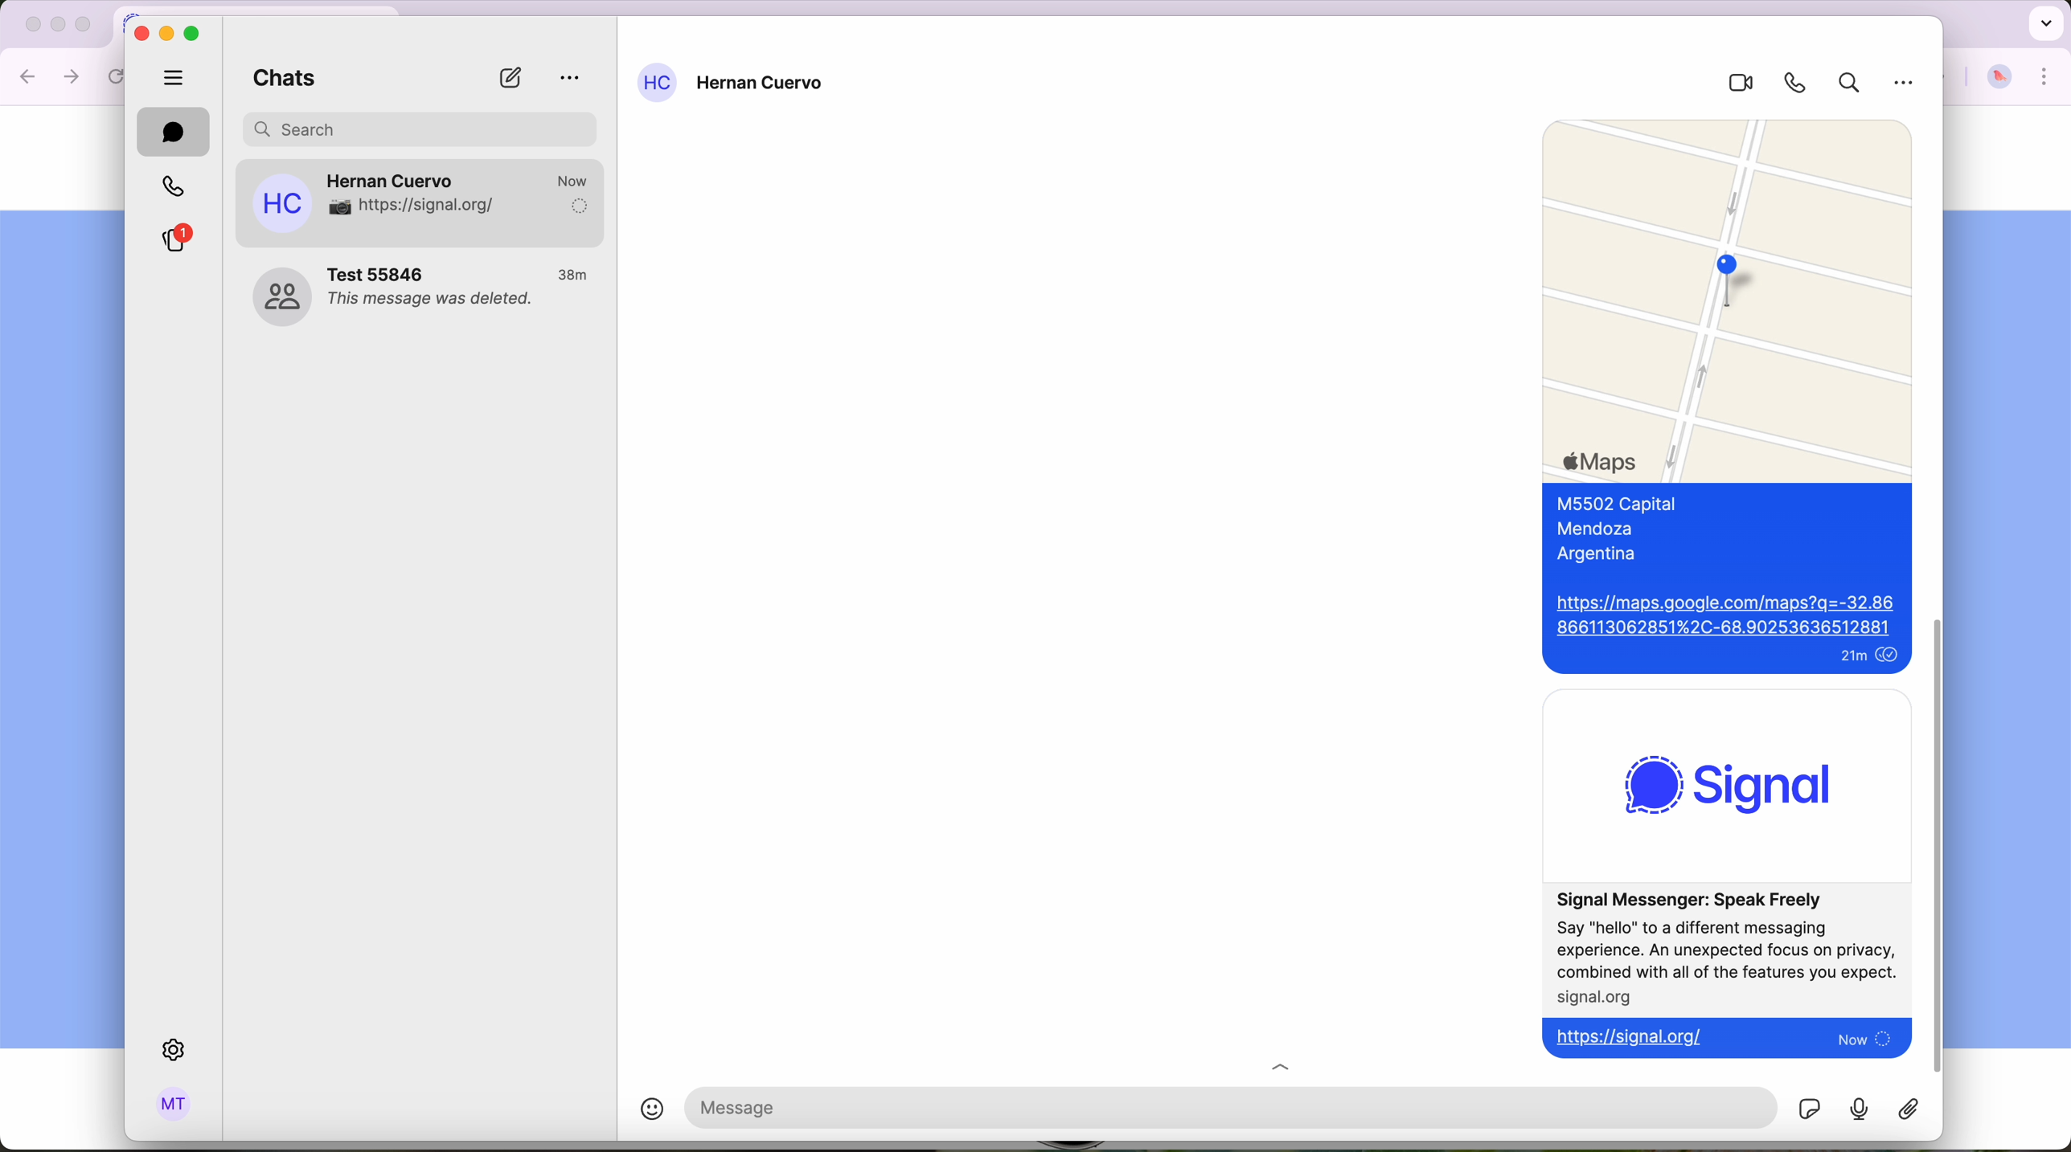 This screenshot has width=2071, height=1152. I want to click on screen buttons, so click(55, 26).